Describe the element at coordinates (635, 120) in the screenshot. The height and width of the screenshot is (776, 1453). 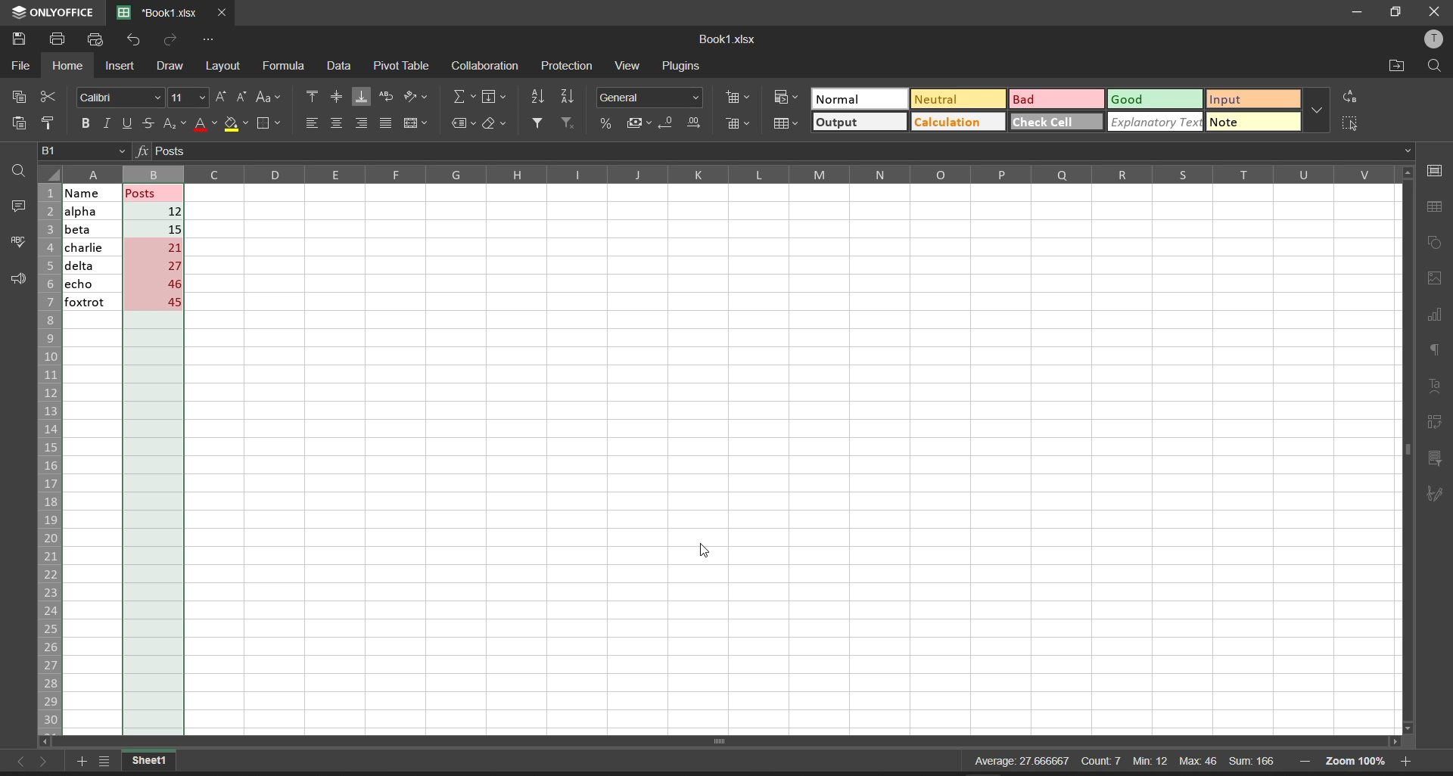
I see `accounting style` at that location.